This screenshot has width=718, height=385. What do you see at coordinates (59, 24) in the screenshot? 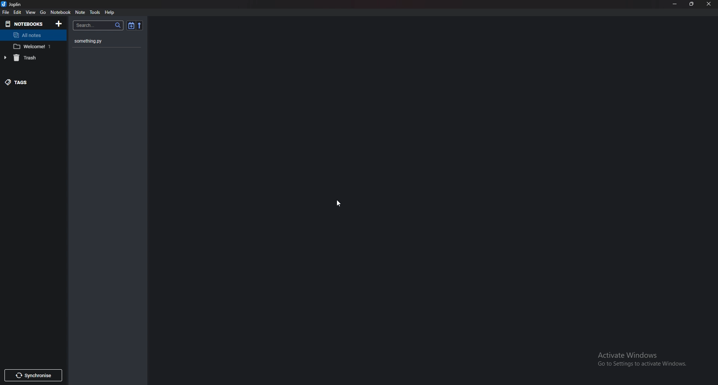
I see `Add notebooks` at bounding box center [59, 24].